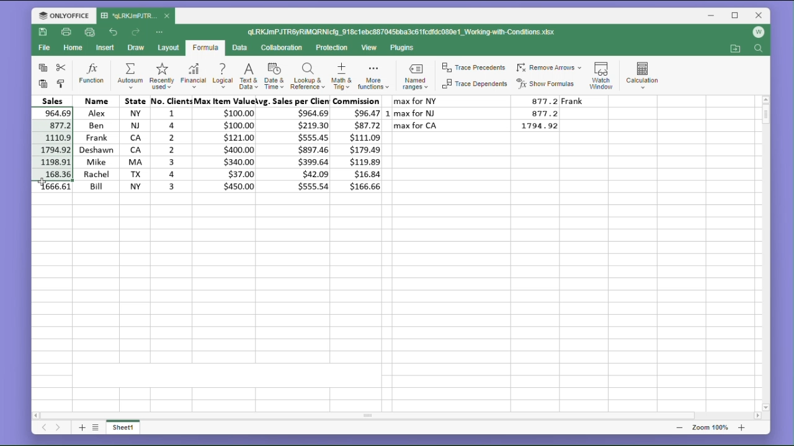 The width and height of the screenshot is (794, 446). Describe the element at coordinates (736, 15) in the screenshot. I see `maximize` at that location.